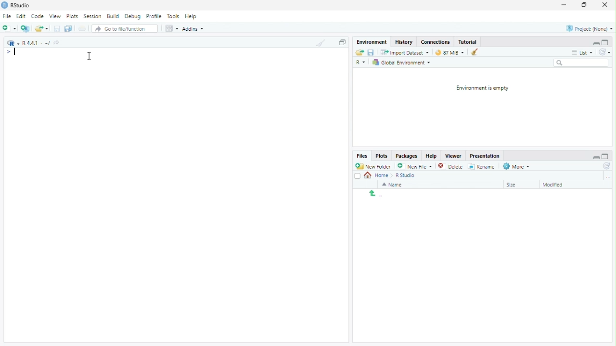 The width and height of the screenshot is (616, 346). What do you see at coordinates (605, 42) in the screenshot?
I see `Maximize` at bounding box center [605, 42].